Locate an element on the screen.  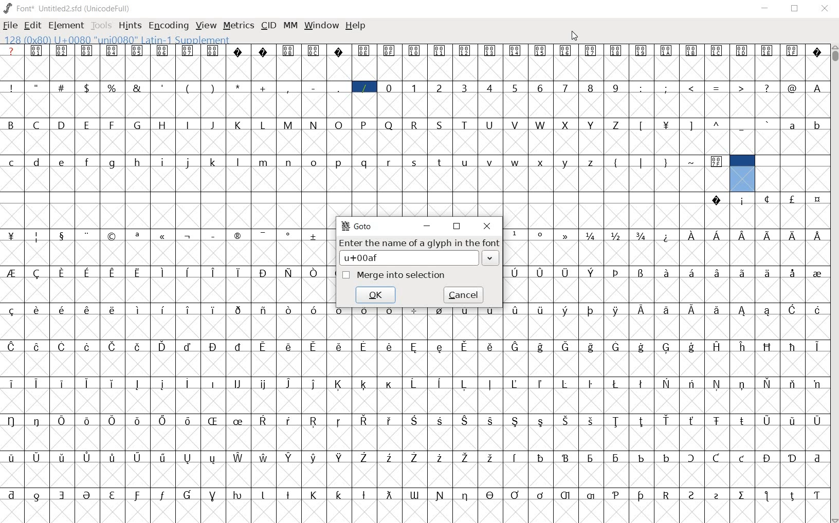
Symbol is located at coordinates (339, 346).